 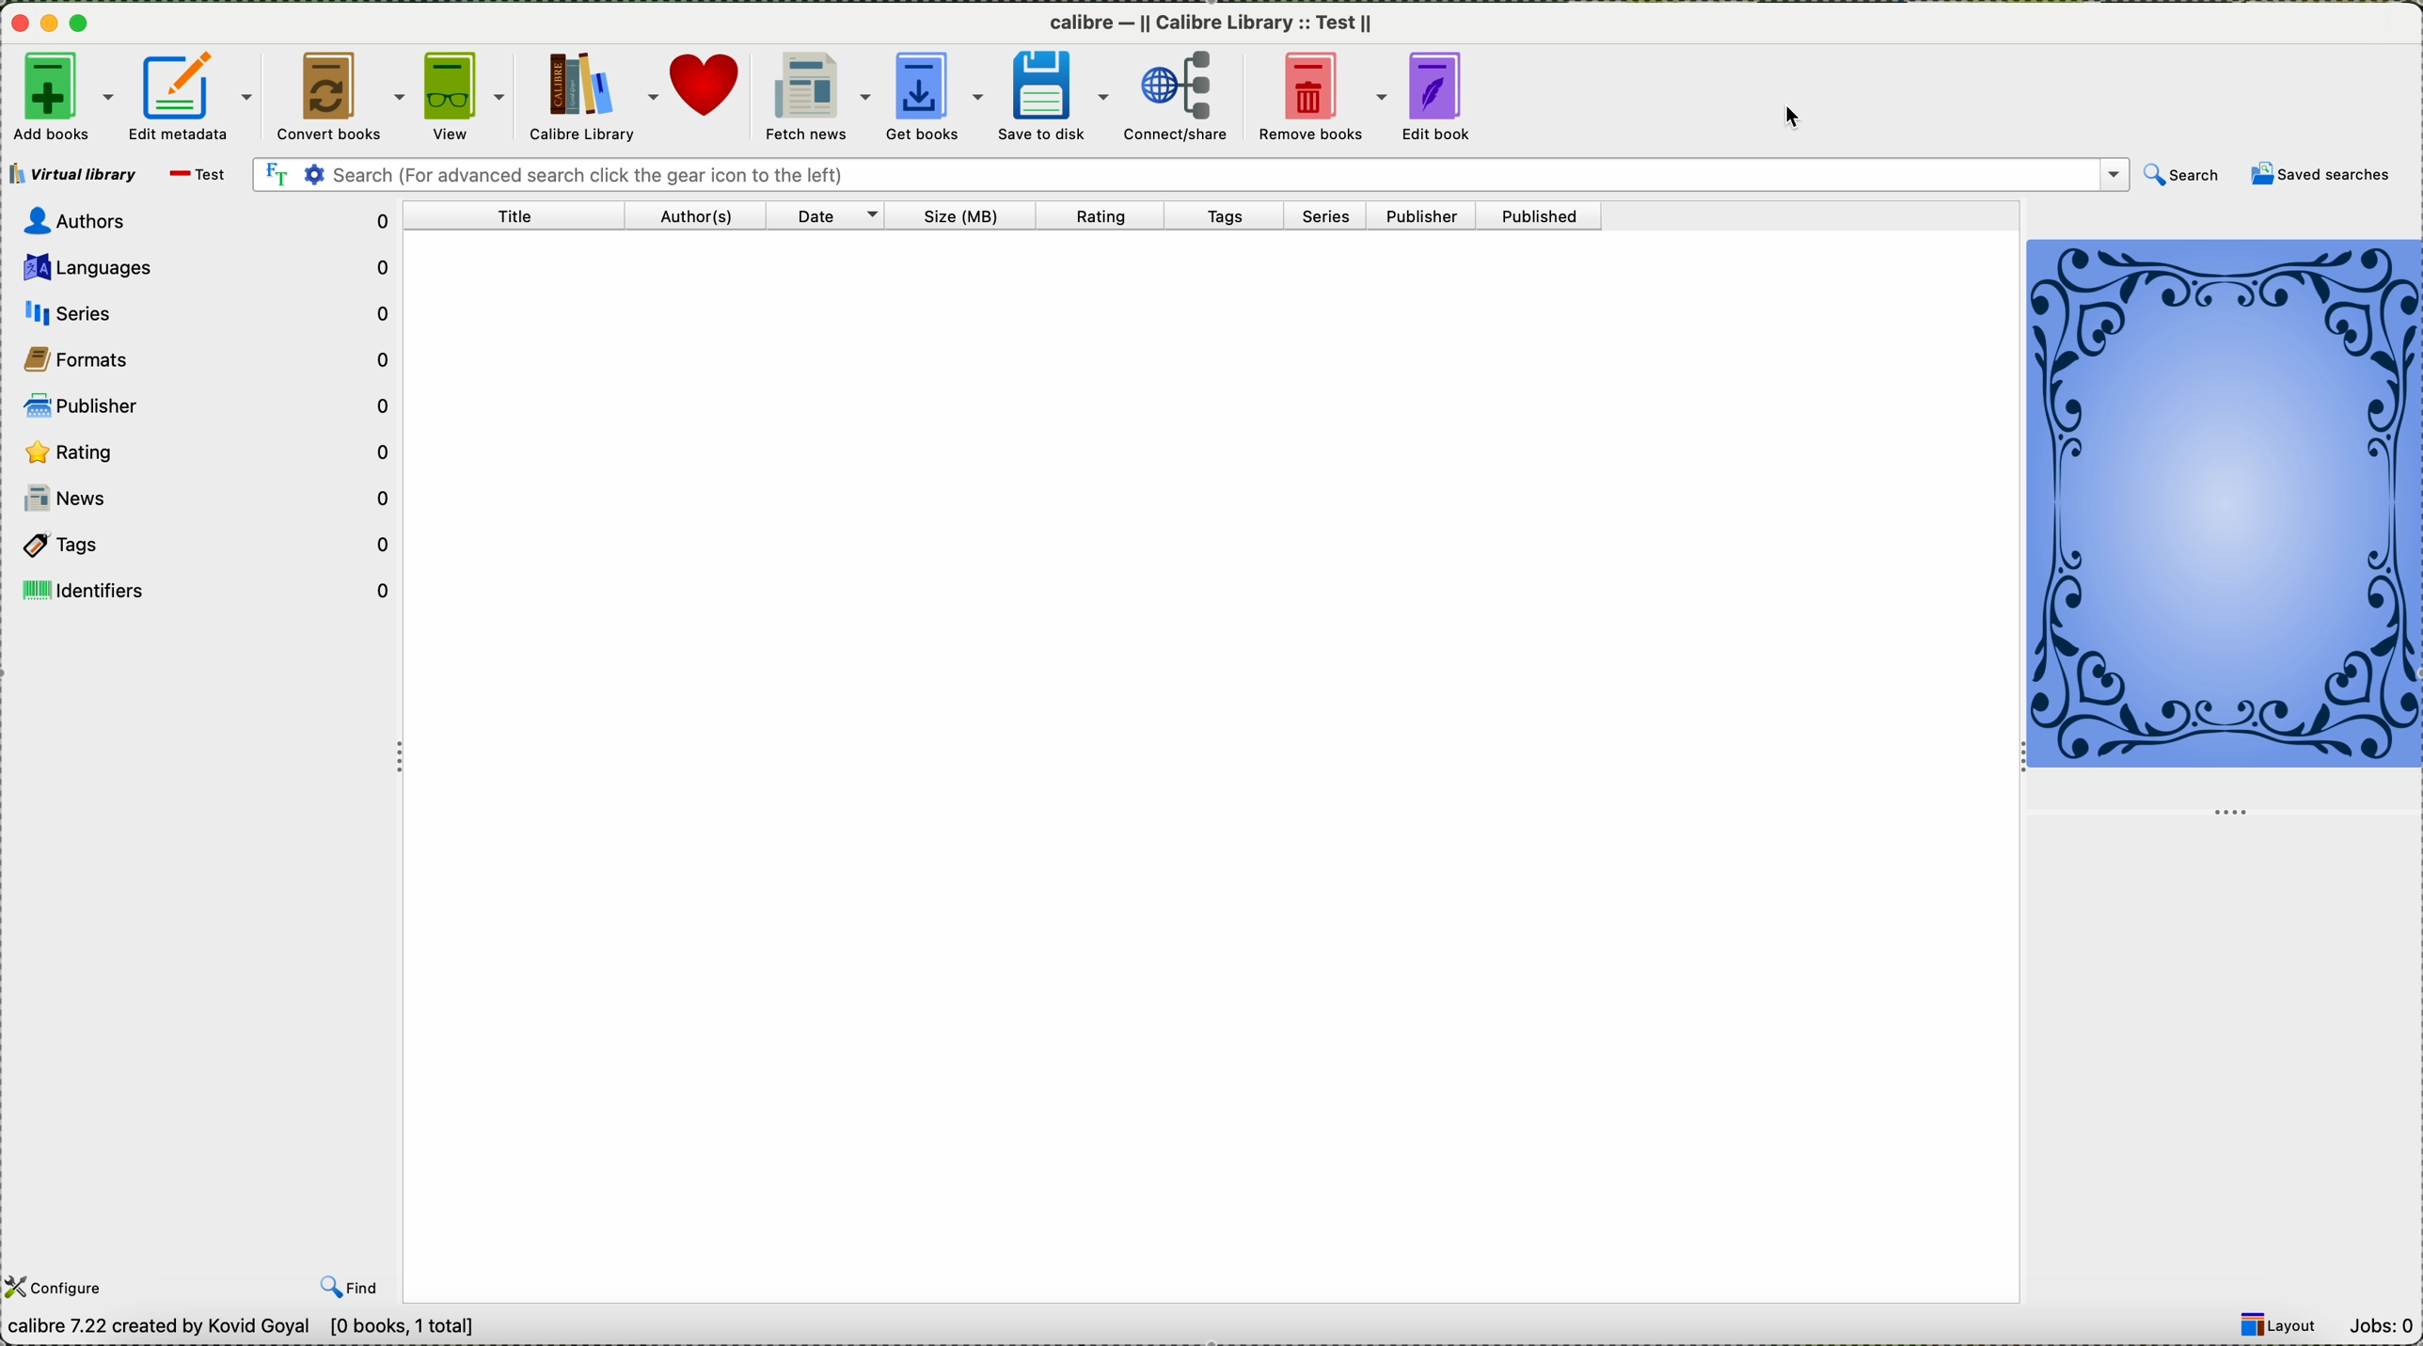 I want to click on layout, so click(x=2285, y=1325).